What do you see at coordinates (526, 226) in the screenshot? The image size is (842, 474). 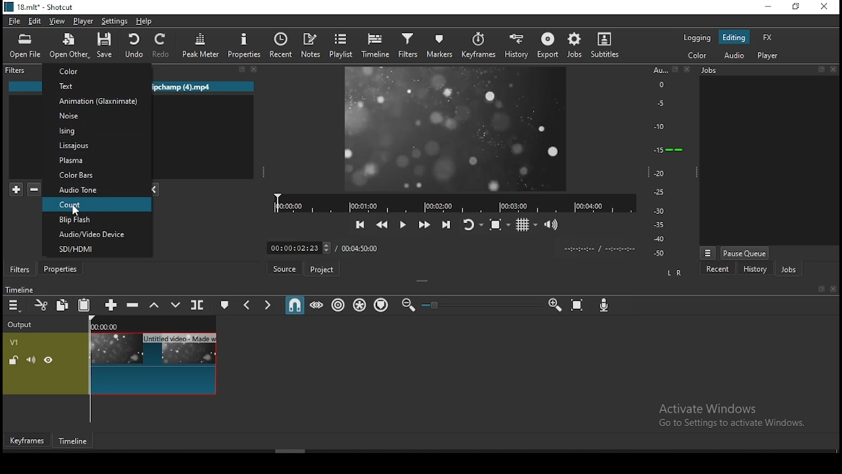 I see `toggle grid display on player` at bounding box center [526, 226].